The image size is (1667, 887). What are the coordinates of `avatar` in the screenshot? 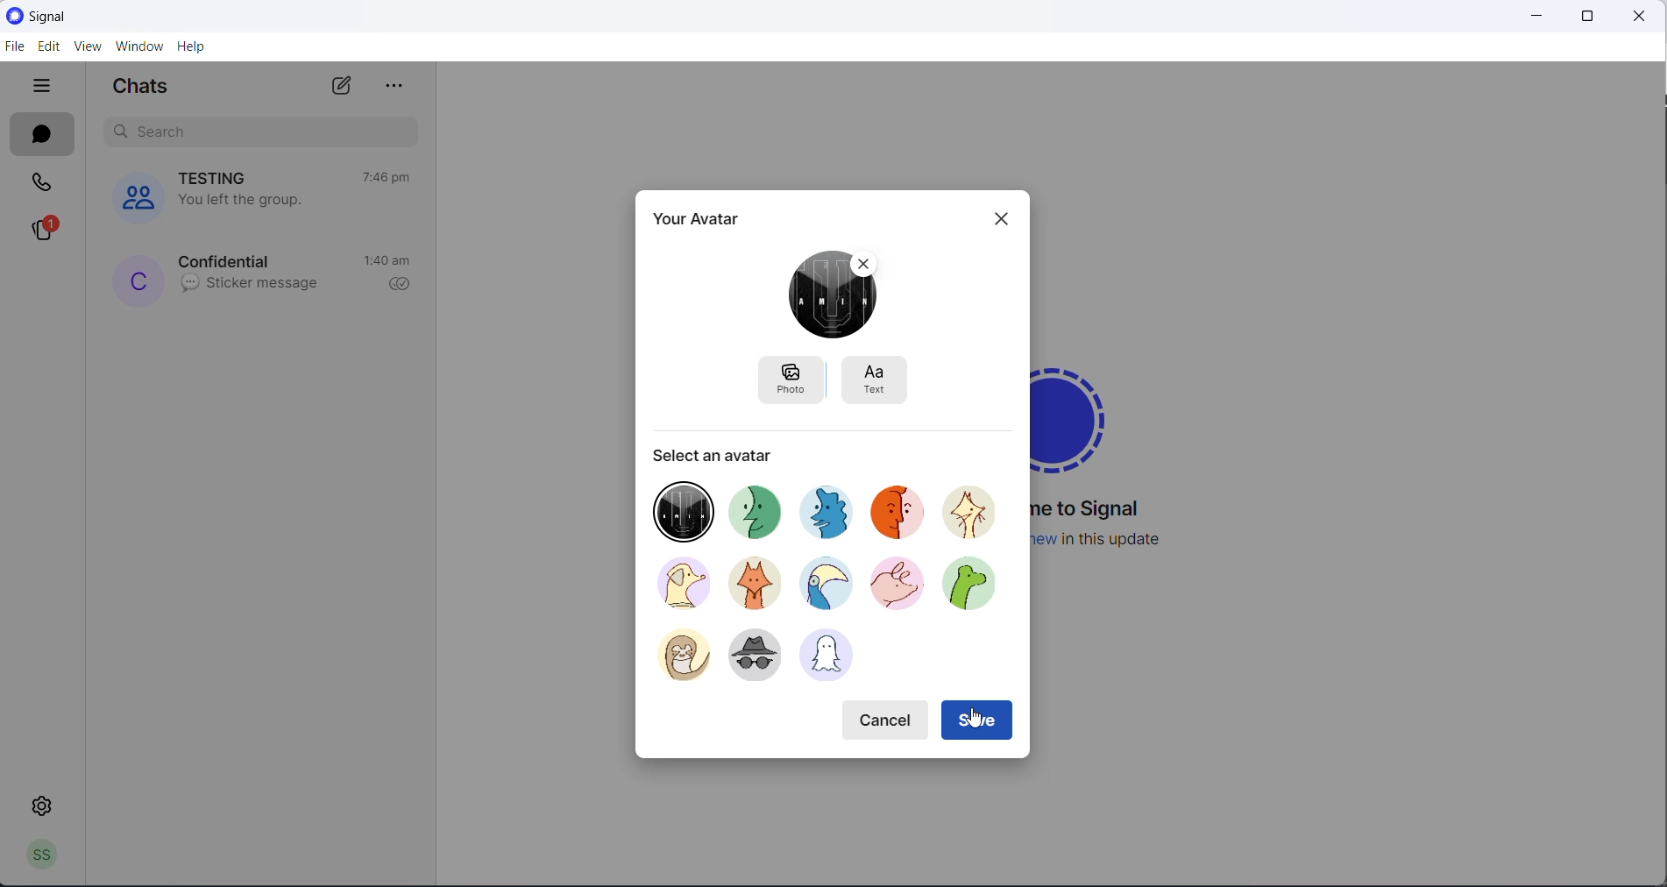 It's located at (826, 586).